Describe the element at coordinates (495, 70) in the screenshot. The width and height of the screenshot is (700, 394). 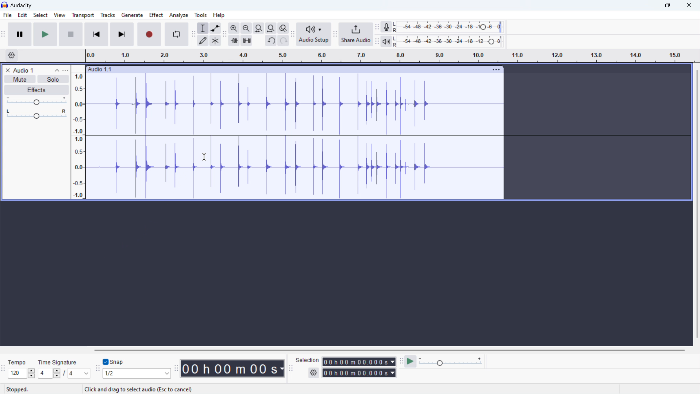
I see `menu` at that location.